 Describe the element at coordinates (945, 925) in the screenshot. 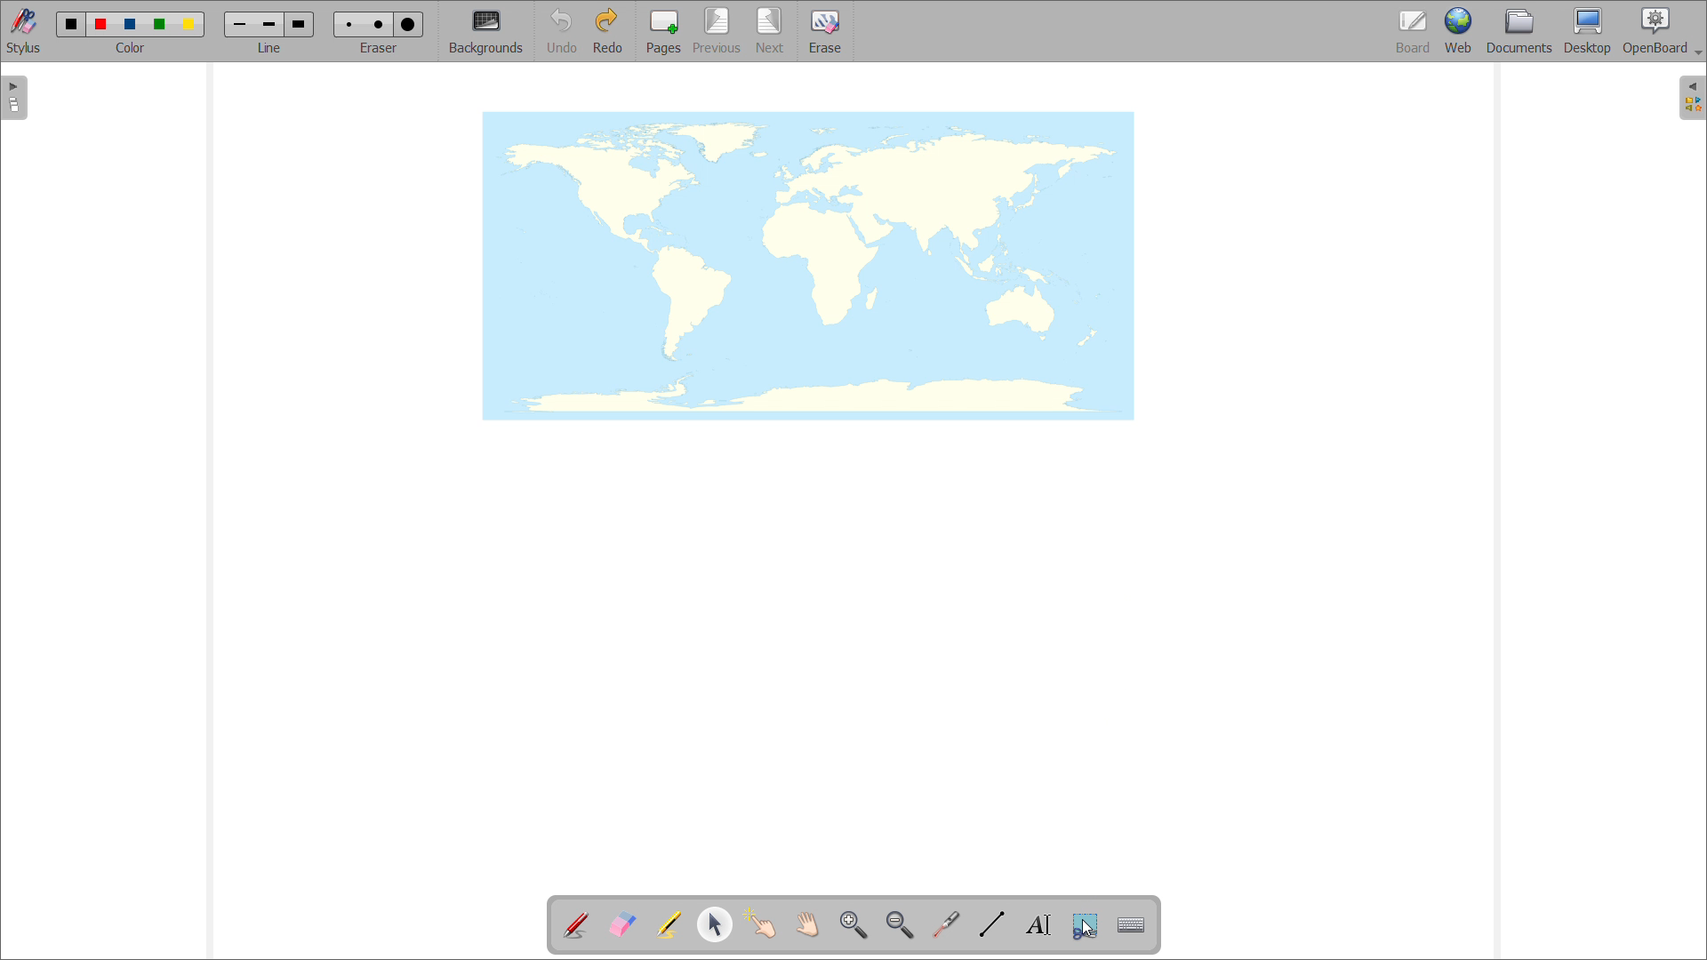

I see `virtual laser pointer` at that location.